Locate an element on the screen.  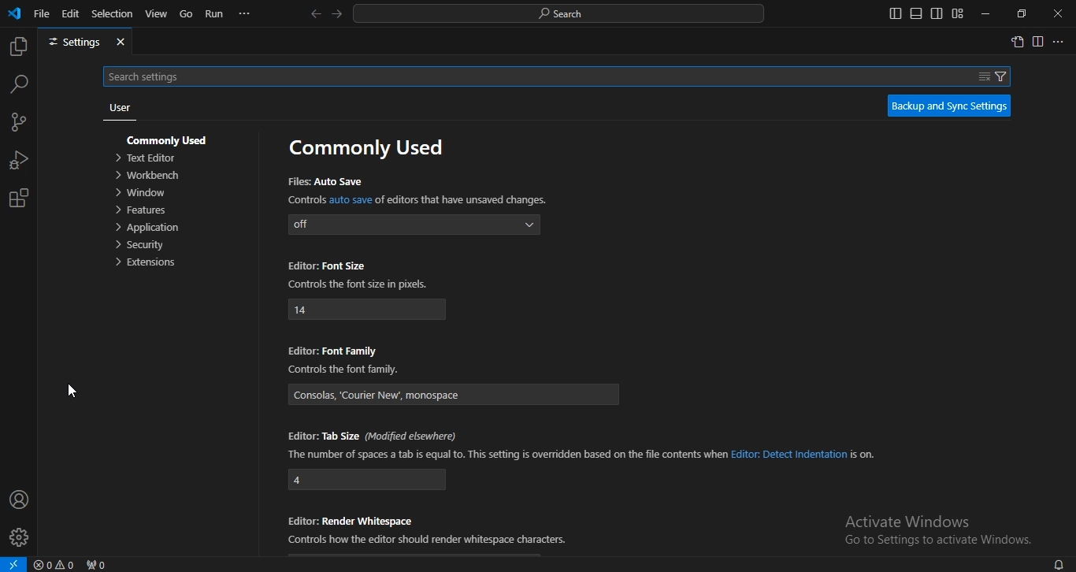
manage is located at coordinates (20, 539).